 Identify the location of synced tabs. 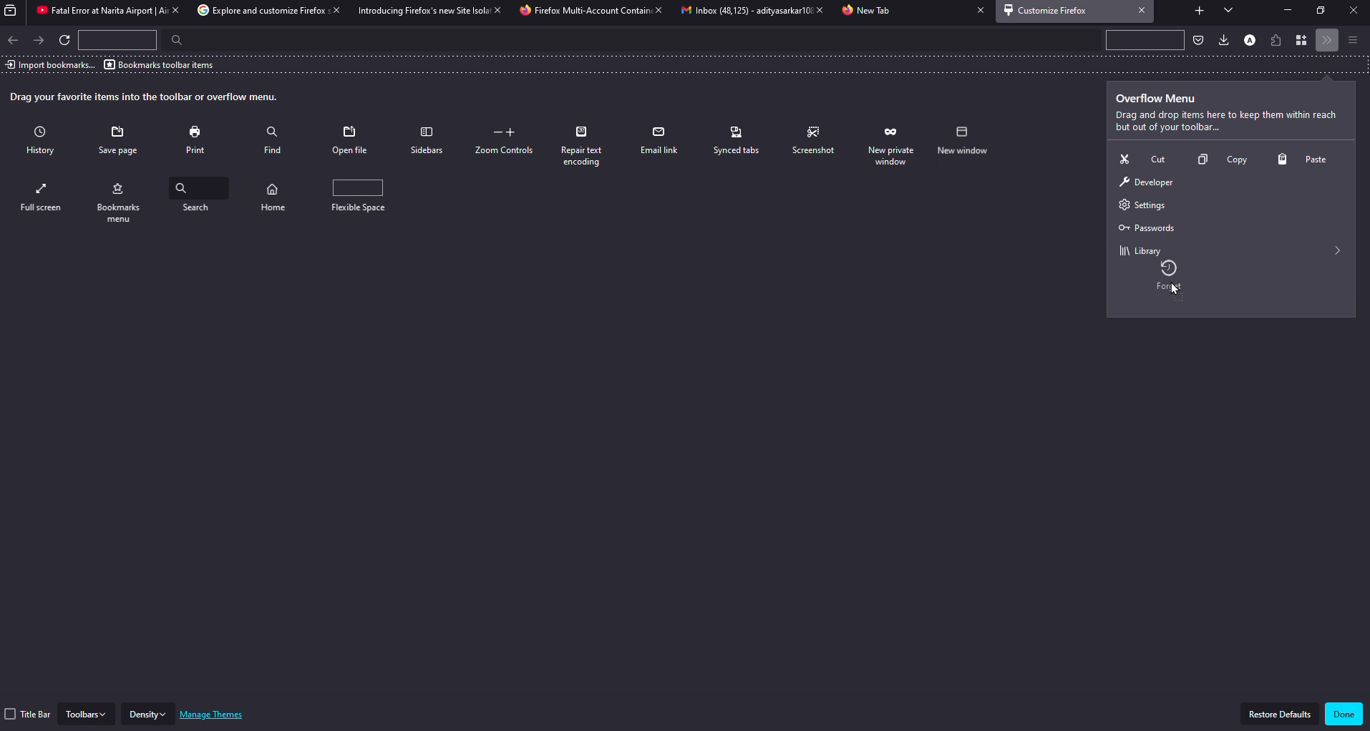
(737, 140).